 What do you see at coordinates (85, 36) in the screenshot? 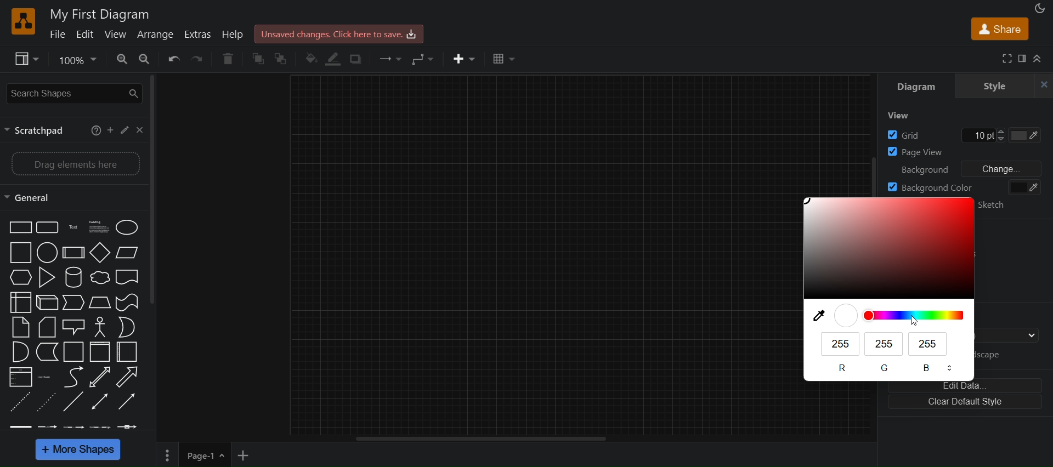
I see `edit` at bounding box center [85, 36].